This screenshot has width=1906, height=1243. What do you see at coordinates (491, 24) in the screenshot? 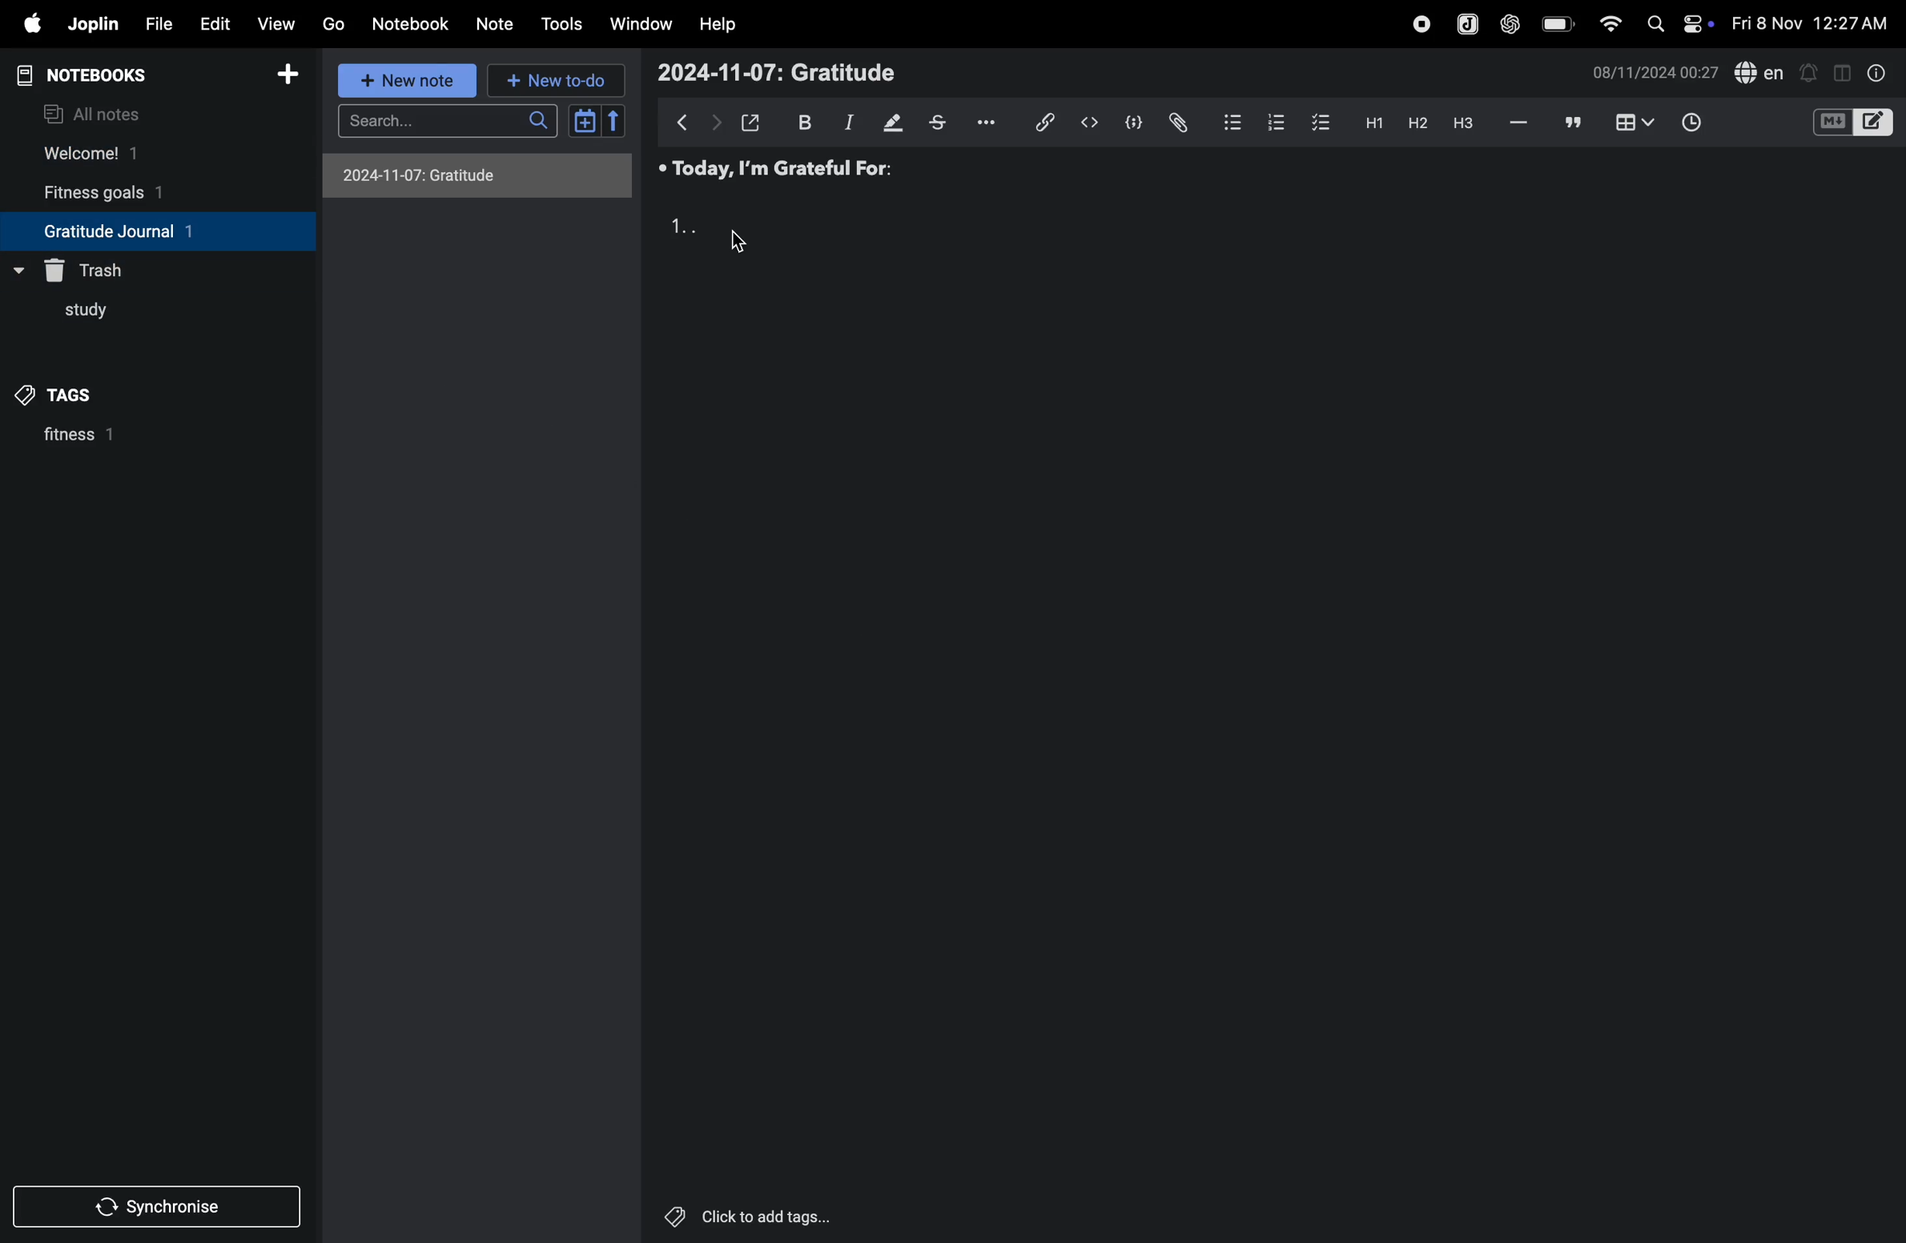
I see `note` at bounding box center [491, 24].